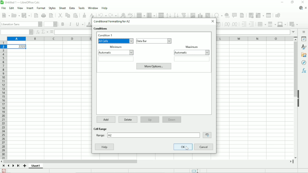 This screenshot has height=173, width=308. Describe the element at coordinates (17, 32) in the screenshot. I see `Current cell` at that location.